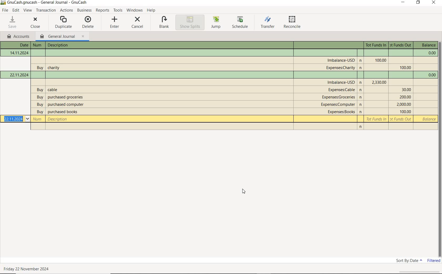 The image size is (442, 274). Describe the element at coordinates (28, 119) in the screenshot. I see `Drop-down ` at that location.